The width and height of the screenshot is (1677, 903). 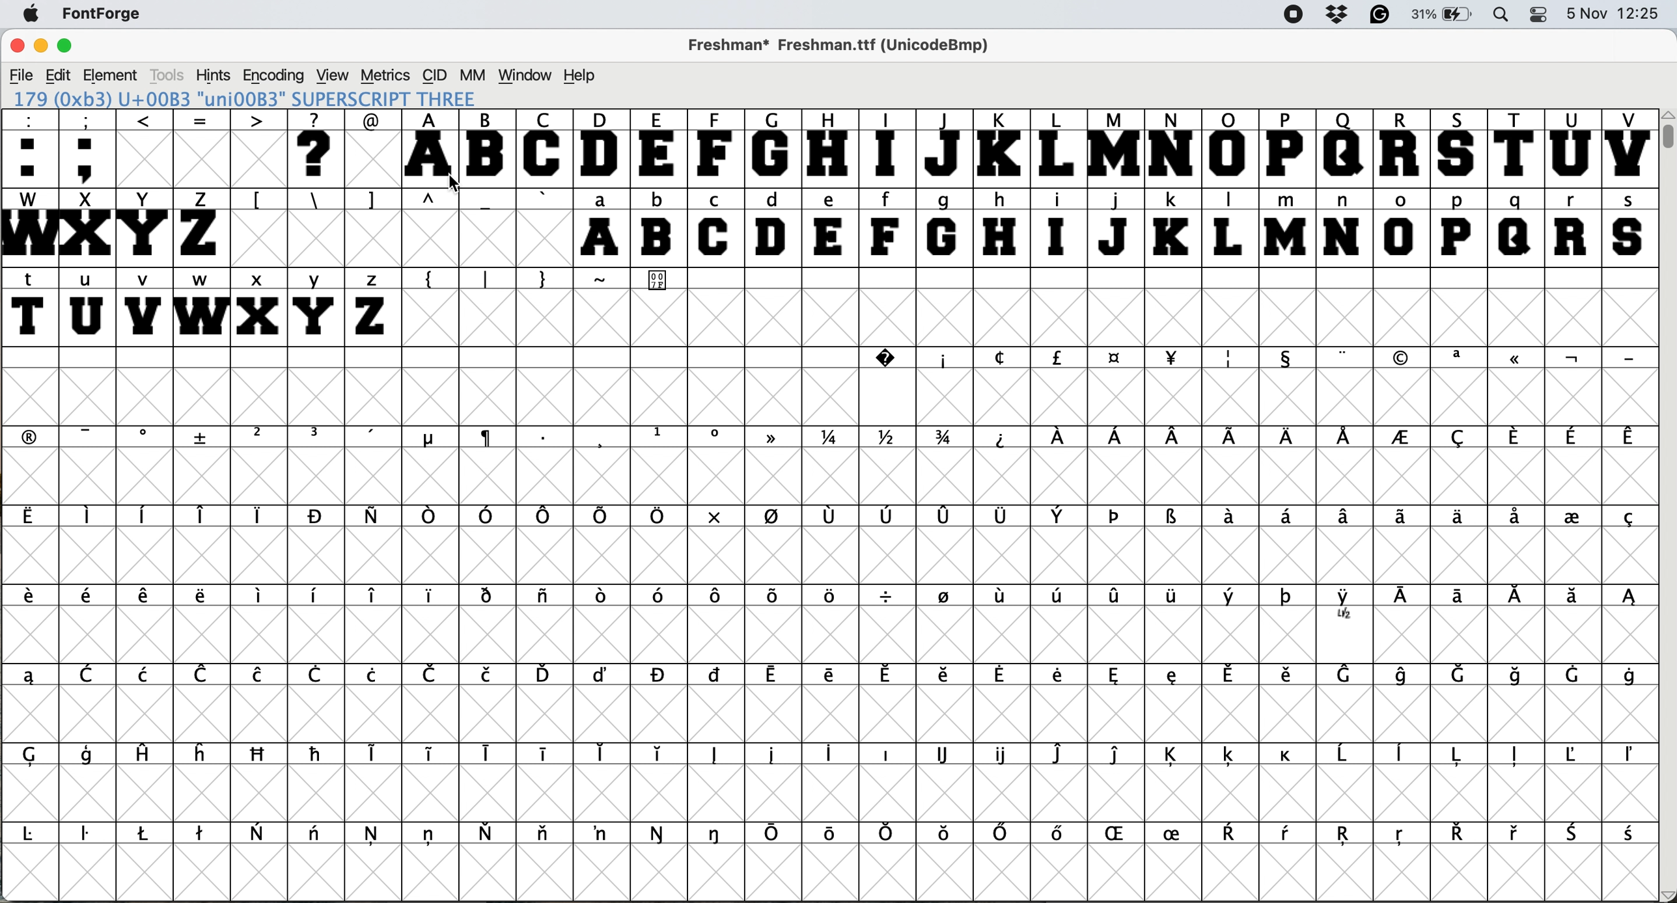 I want to click on symbol, so click(x=431, y=836).